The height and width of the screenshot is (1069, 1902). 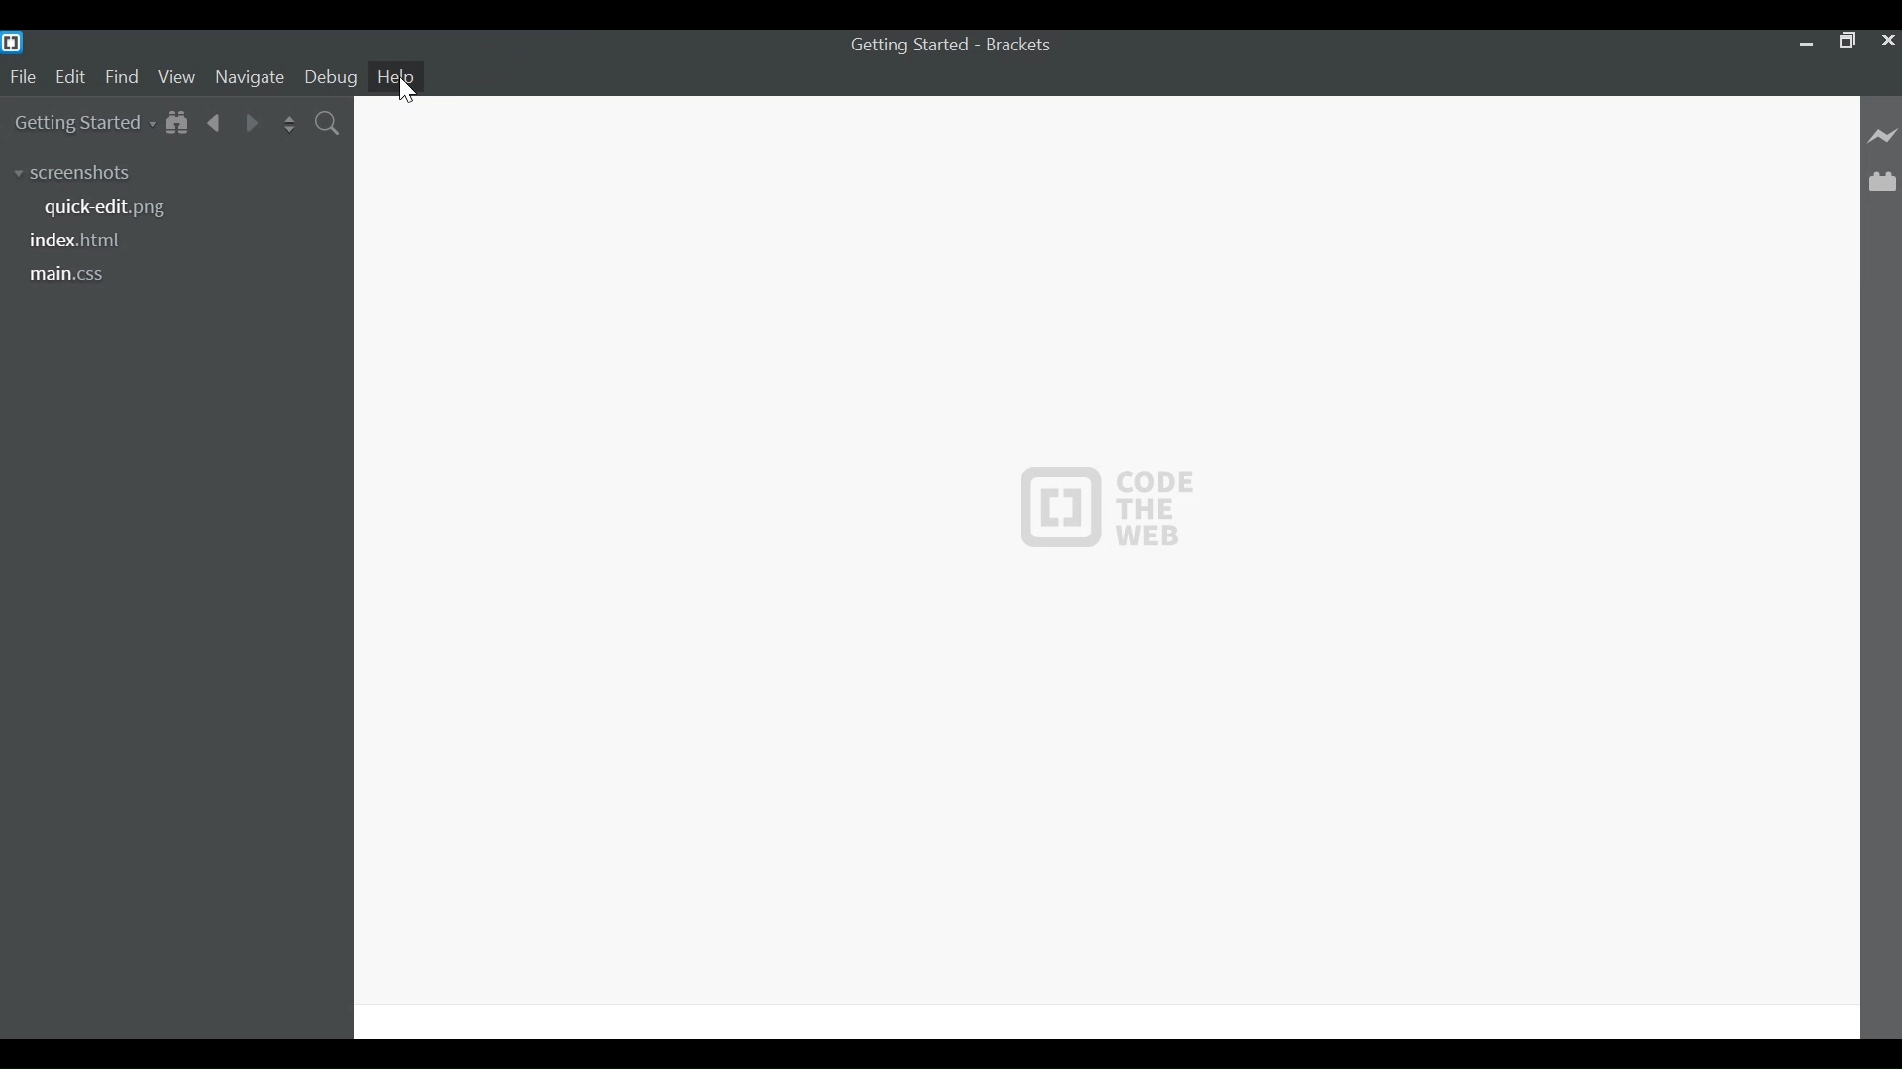 I want to click on Split the Editor Vertically or Horizontally, so click(x=288, y=122).